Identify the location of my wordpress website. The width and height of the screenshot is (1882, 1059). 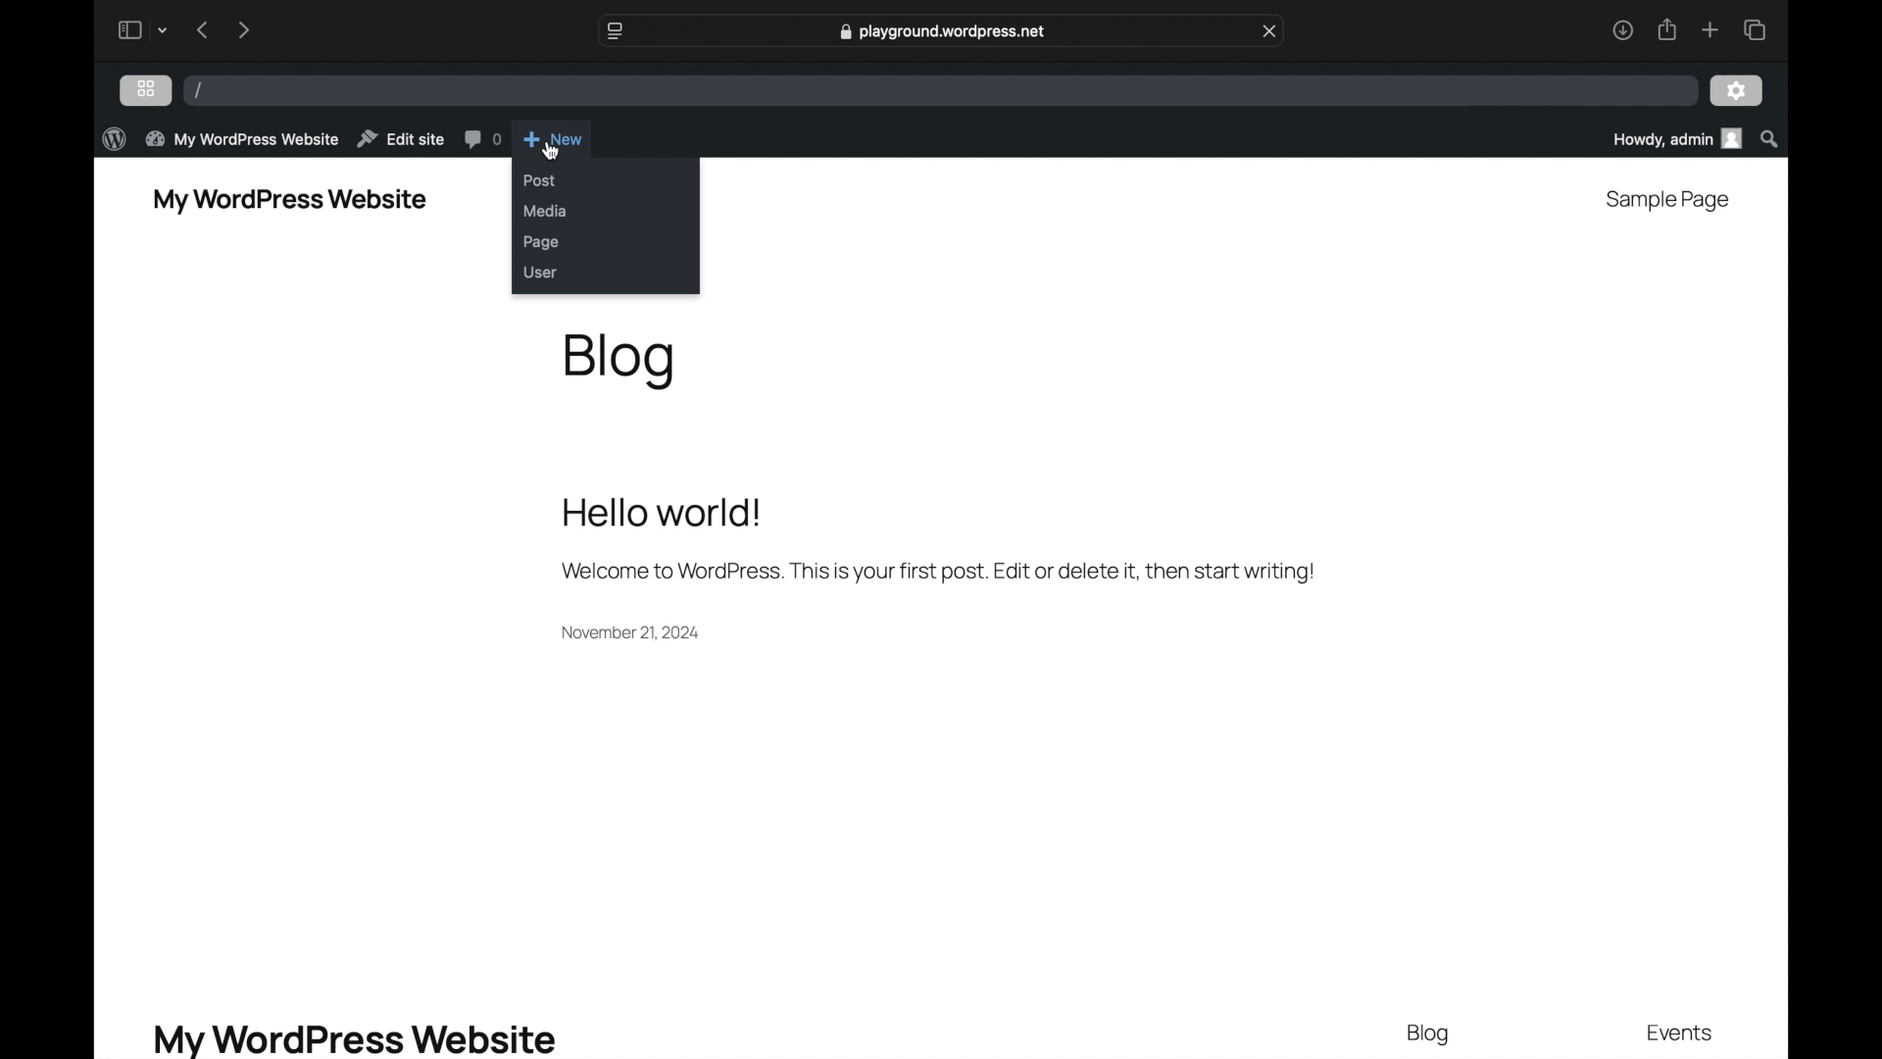
(356, 1038).